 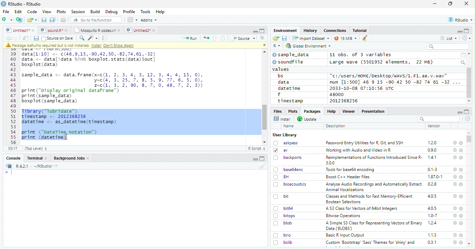 What do you see at coordinates (459, 112) in the screenshot?
I see `minimize` at bounding box center [459, 112].